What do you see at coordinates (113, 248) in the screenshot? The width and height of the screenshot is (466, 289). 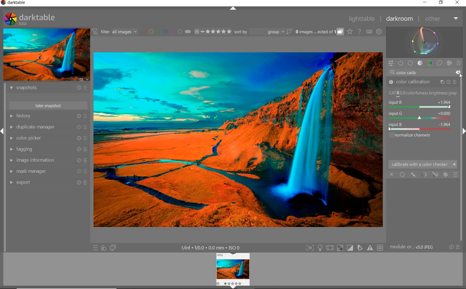 I see `DISPLAY A SECOND DARKROOM IMAGE WINDOW` at bounding box center [113, 248].